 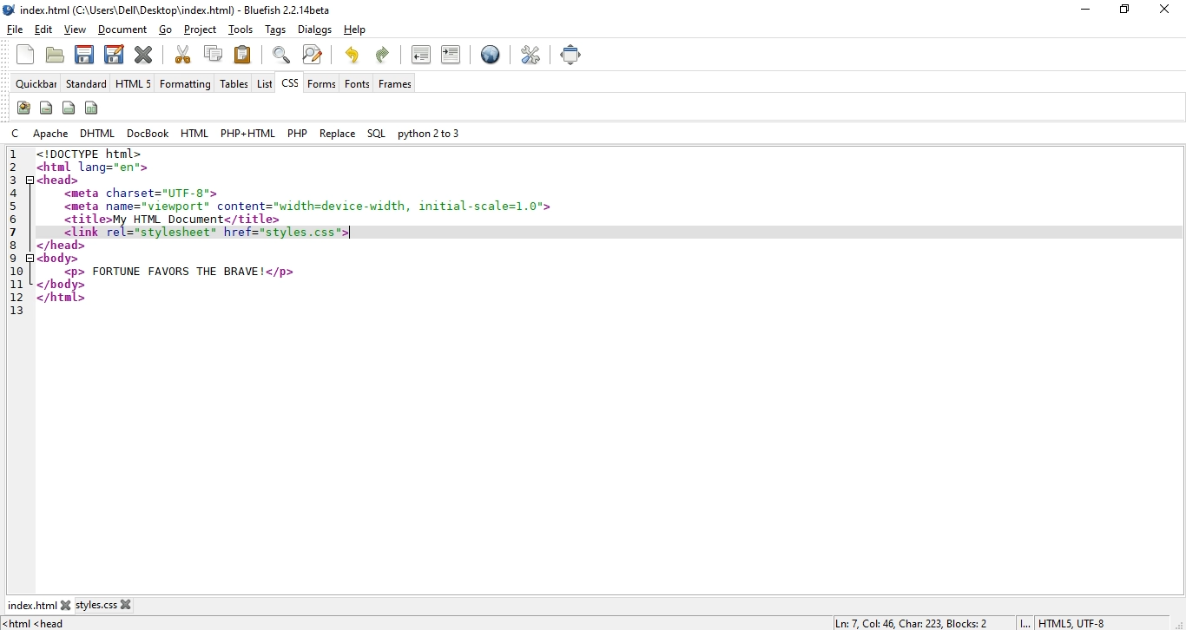 What do you see at coordinates (14, 244) in the screenshot?
I see `8` at bounding box center [14, 244].